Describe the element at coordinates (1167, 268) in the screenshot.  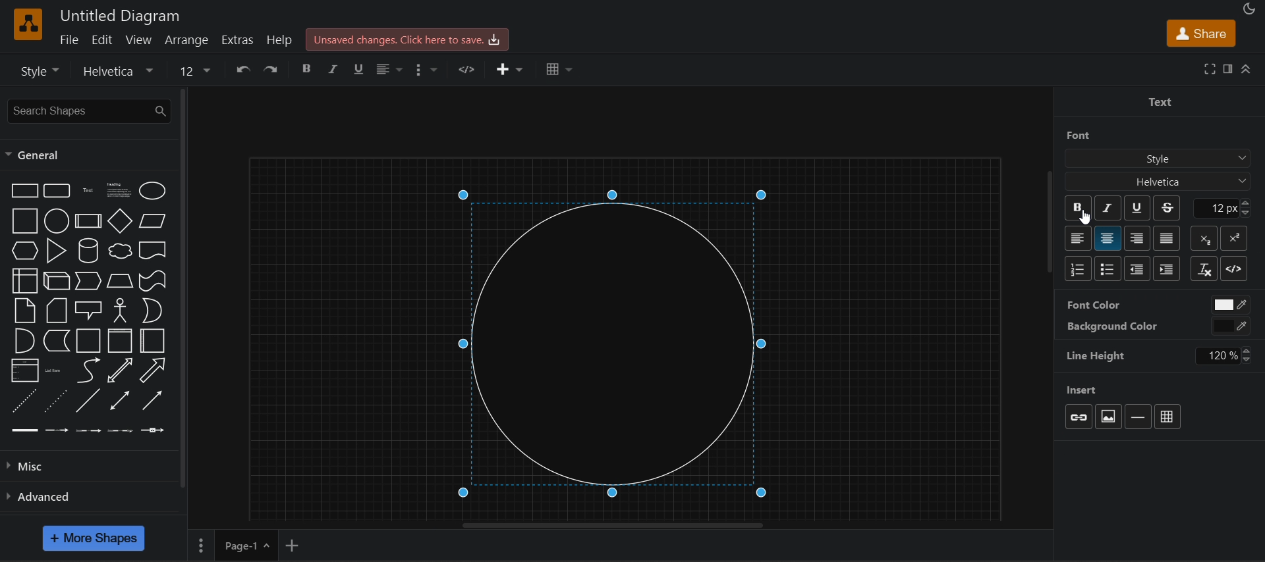
I see `increase indent` at that location.